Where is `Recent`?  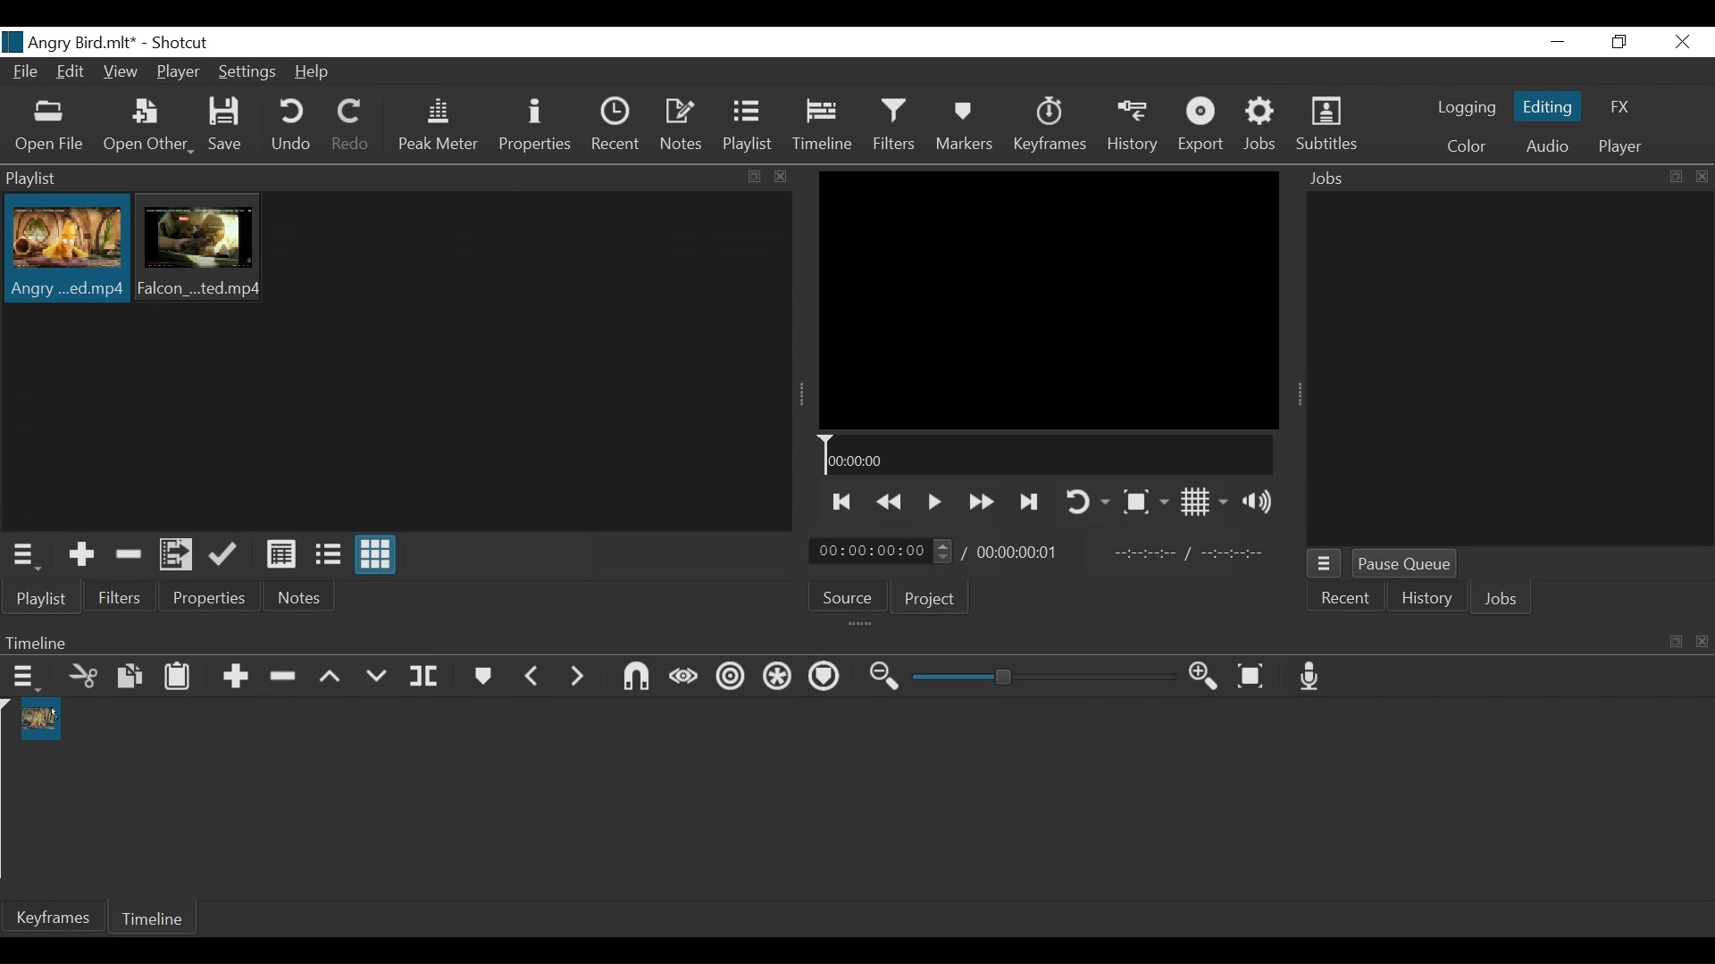 Recent is located at coordinates (1346, 597).